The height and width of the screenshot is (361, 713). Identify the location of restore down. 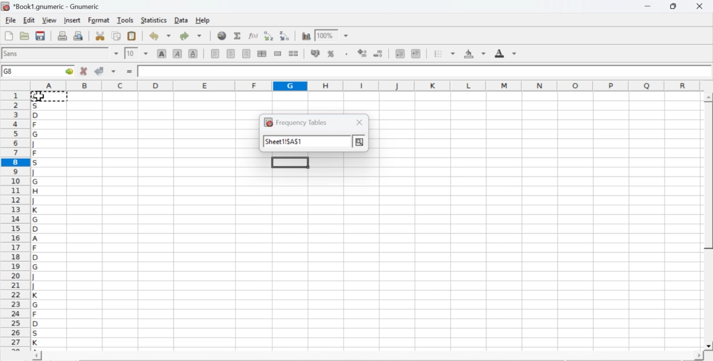
(674, 7).